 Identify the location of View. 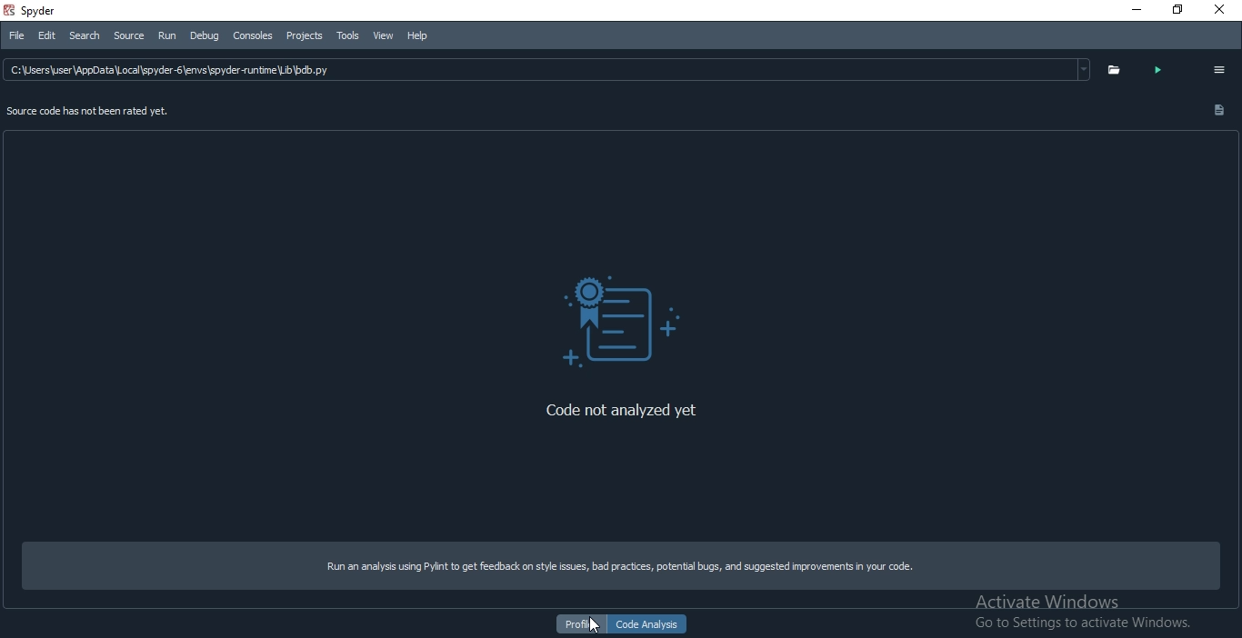
(382, 35).